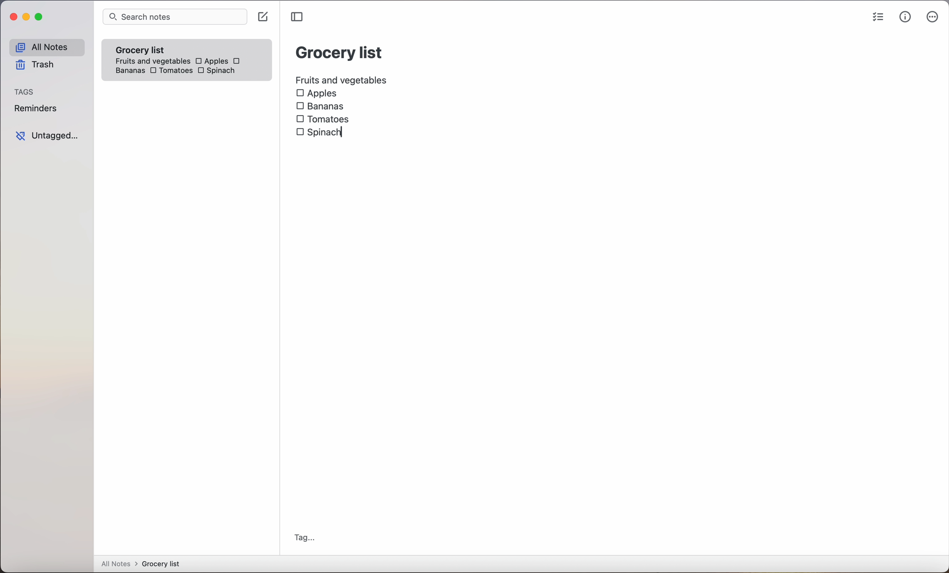  I want to click on grocery list, so click(340, 51).